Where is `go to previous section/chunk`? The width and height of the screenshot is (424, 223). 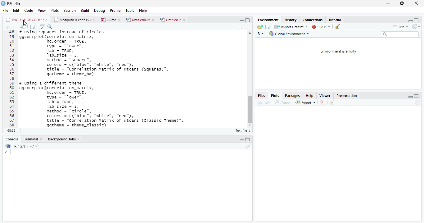
go to previous section/chunk is located at coordinates (239, 27).